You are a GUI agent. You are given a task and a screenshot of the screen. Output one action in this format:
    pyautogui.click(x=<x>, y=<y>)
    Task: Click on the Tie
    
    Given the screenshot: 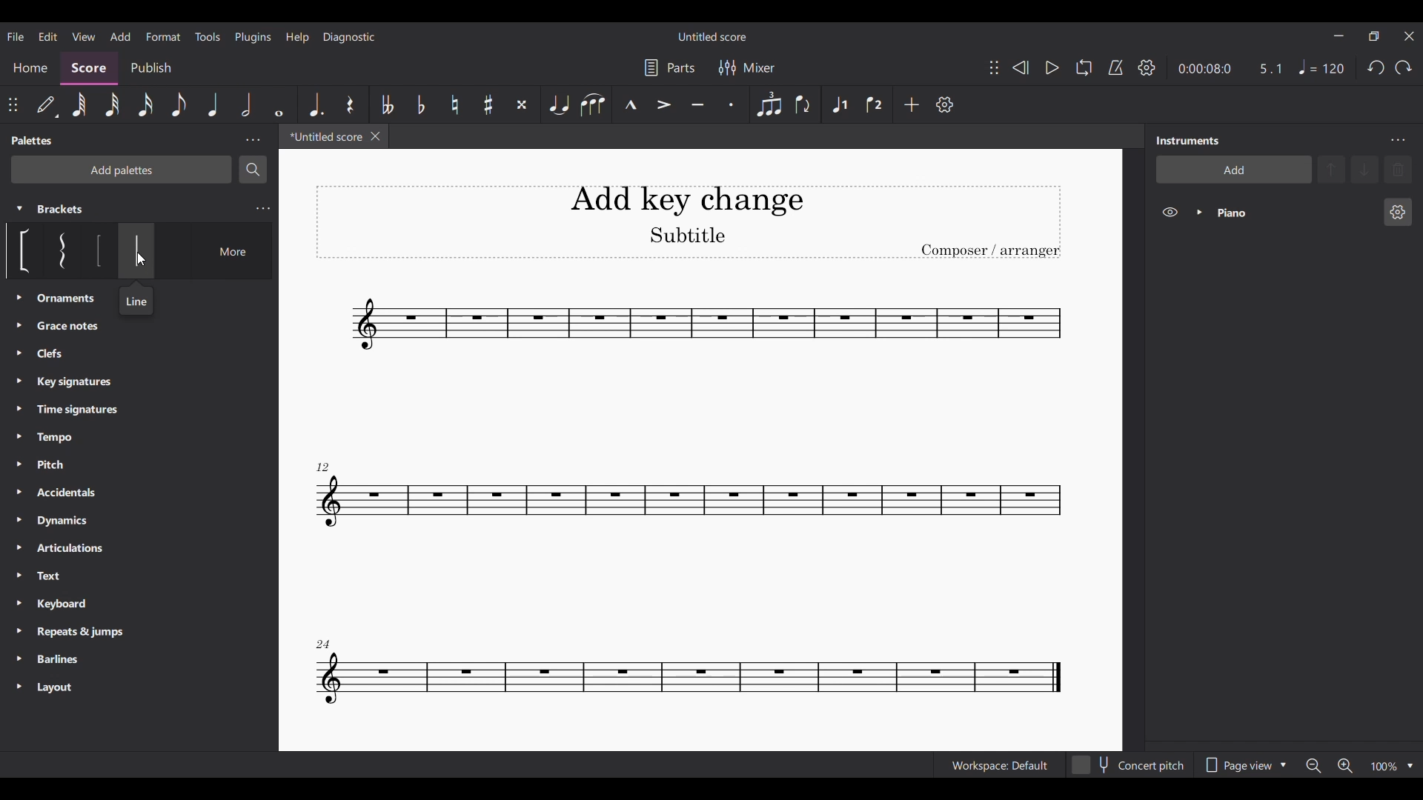 What is the action you would take?
    pyautogui.click(x=560, y=104)
    